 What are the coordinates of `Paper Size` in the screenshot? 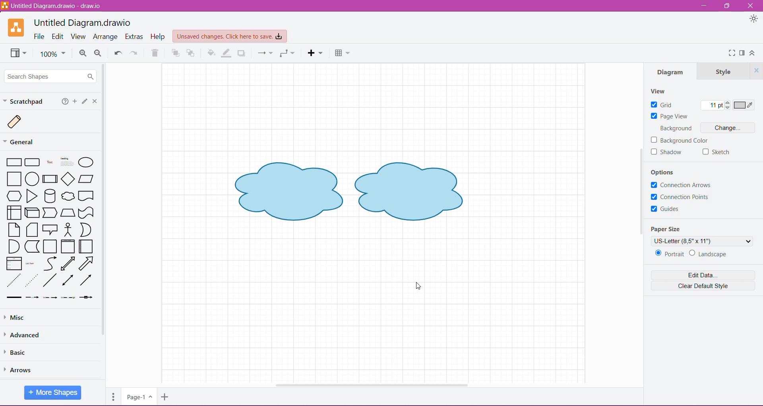 It's located at (671, 228).